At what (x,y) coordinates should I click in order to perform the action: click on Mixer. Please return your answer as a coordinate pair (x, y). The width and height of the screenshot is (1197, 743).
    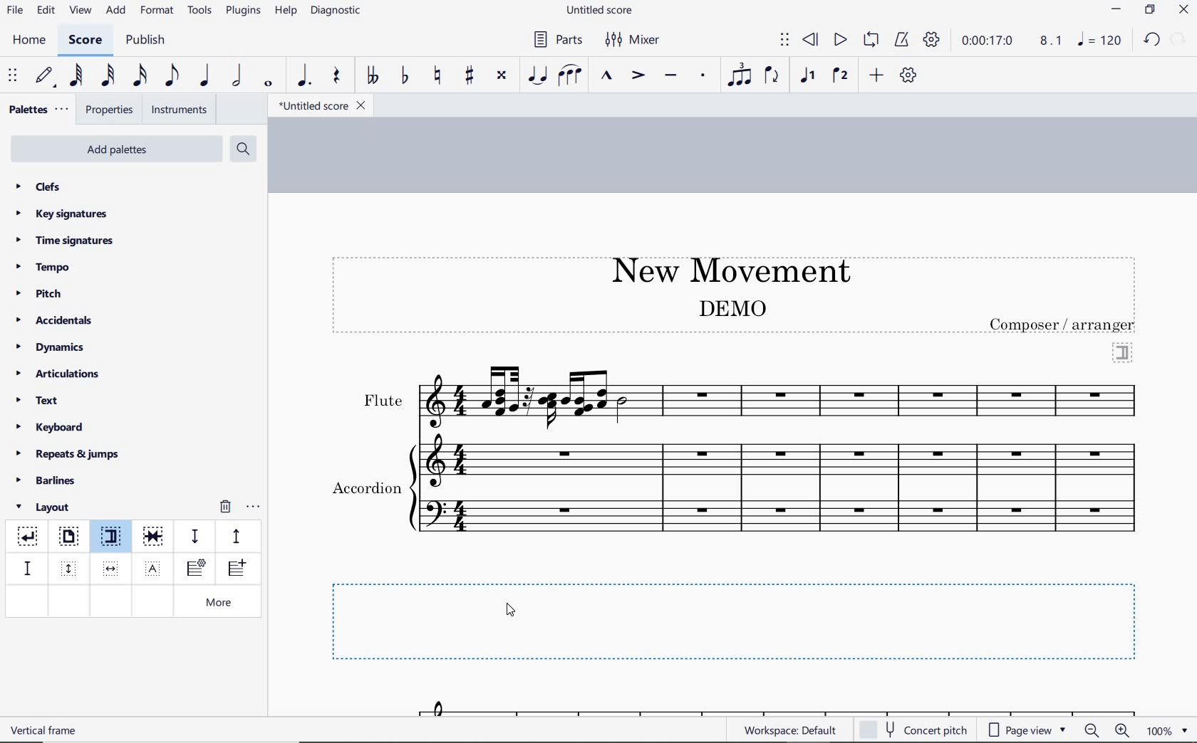
    Looking at the image, I should click on (633, 40).